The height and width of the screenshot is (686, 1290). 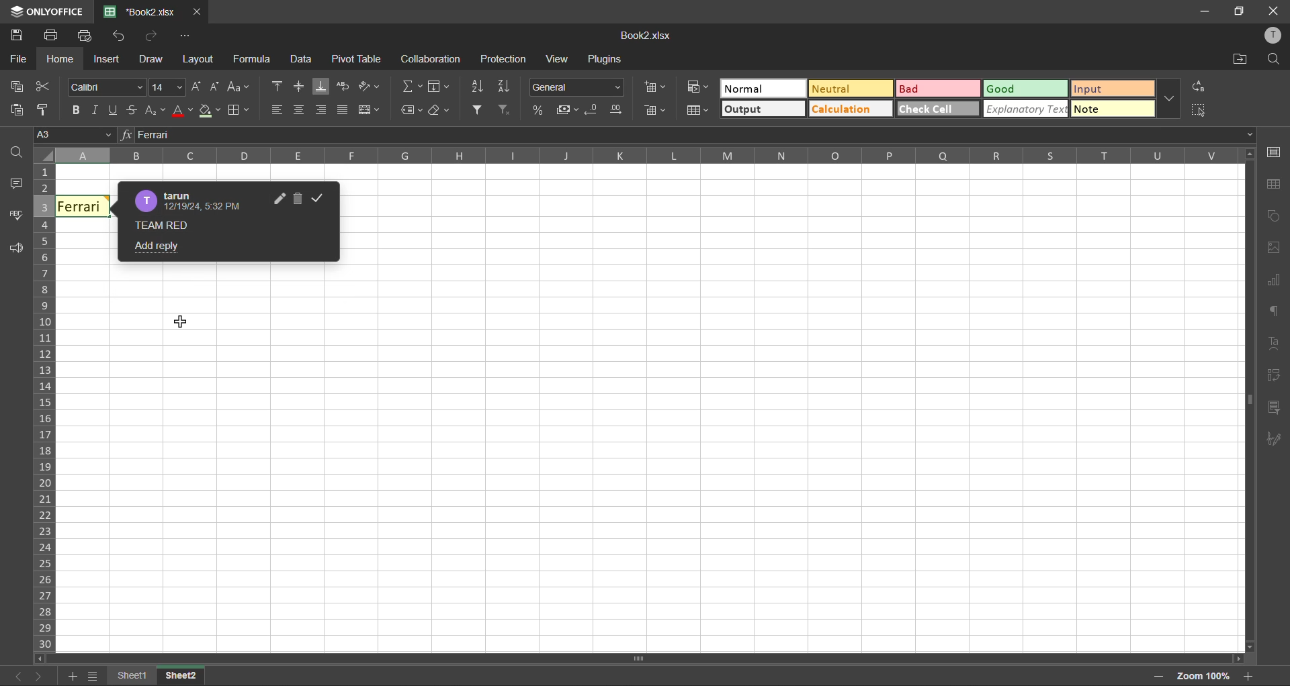 What do you see at coordinates (1275, 34) in the screenshot?
I see `profile` at bounding box center [1275, 34].